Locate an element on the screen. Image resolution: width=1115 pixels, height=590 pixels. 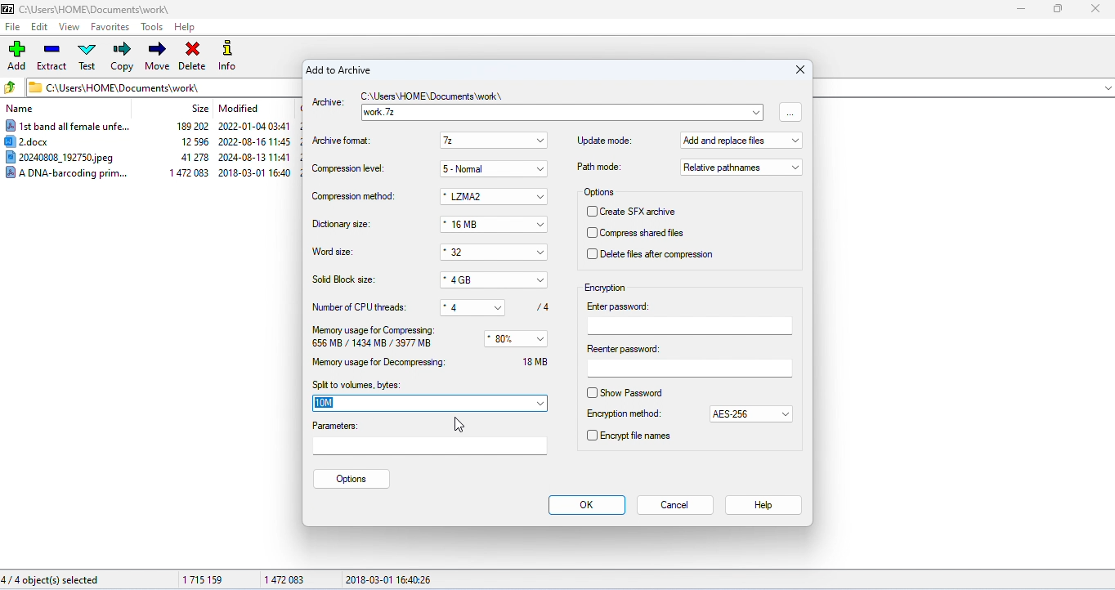
drop down is located at coordinates (757, 111).